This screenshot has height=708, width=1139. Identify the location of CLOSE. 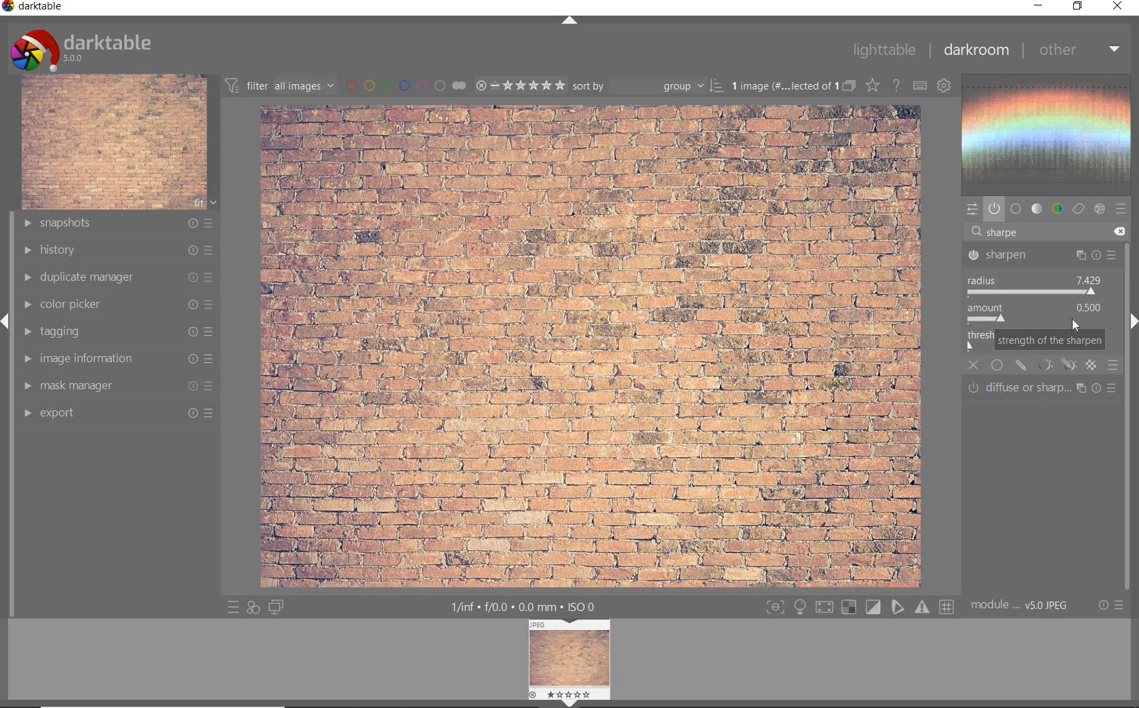
(974, 366).